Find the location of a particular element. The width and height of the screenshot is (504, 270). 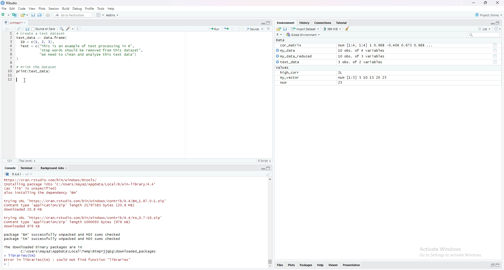

line numbers is located at coordinates (8, 60).